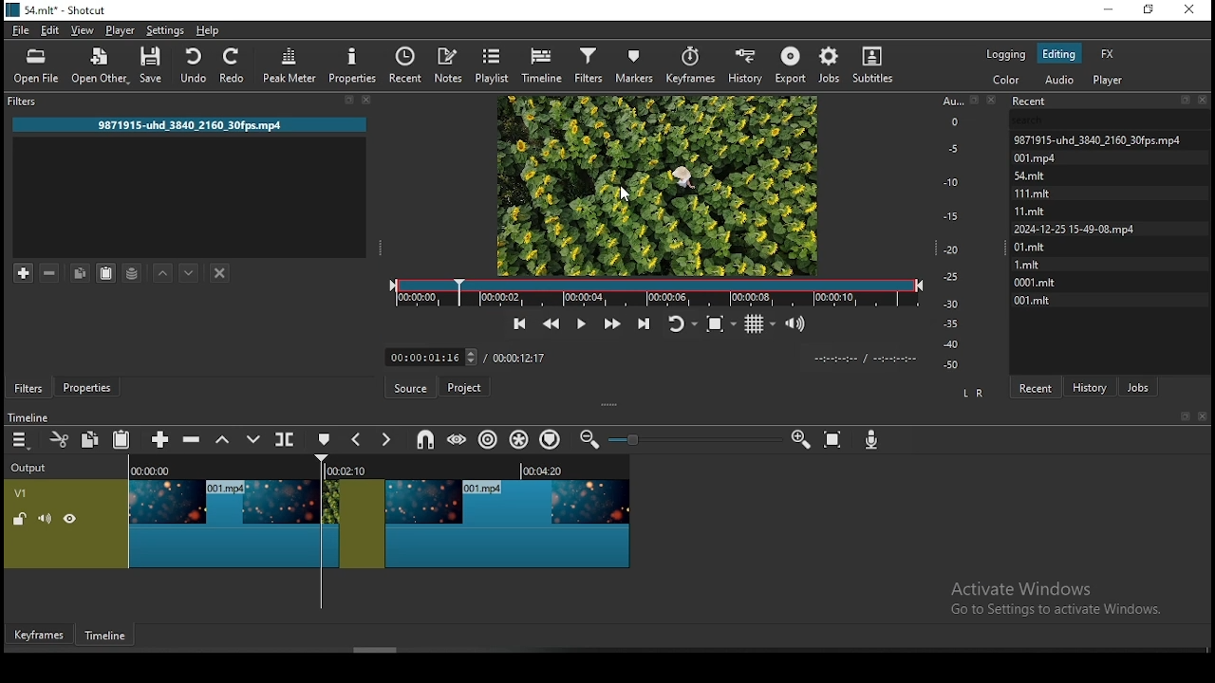 The width and height of the screenshot is (1215, 683). Describe the element at coordinates (21, 519) in the screenshot. I see `(un)locked` at that location.